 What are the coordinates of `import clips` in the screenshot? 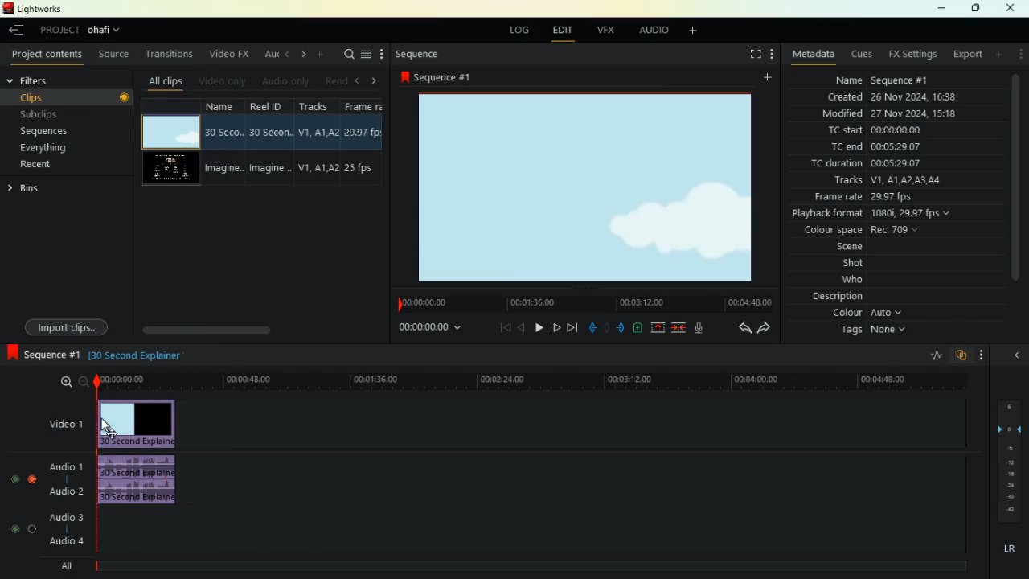 It's located at (64, 322).